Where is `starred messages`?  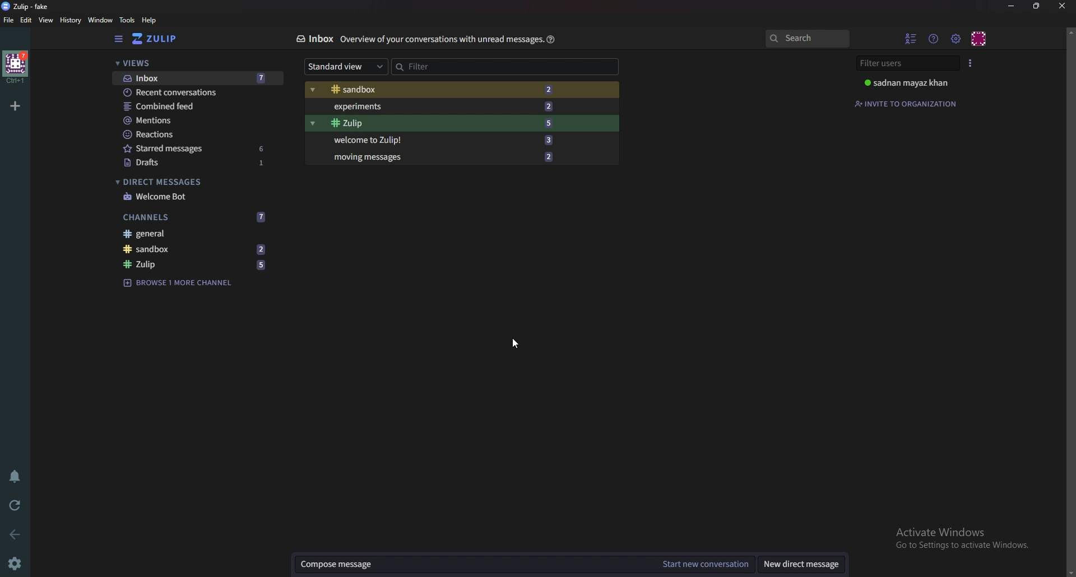
starred messages is located at coordinates (200, 148).